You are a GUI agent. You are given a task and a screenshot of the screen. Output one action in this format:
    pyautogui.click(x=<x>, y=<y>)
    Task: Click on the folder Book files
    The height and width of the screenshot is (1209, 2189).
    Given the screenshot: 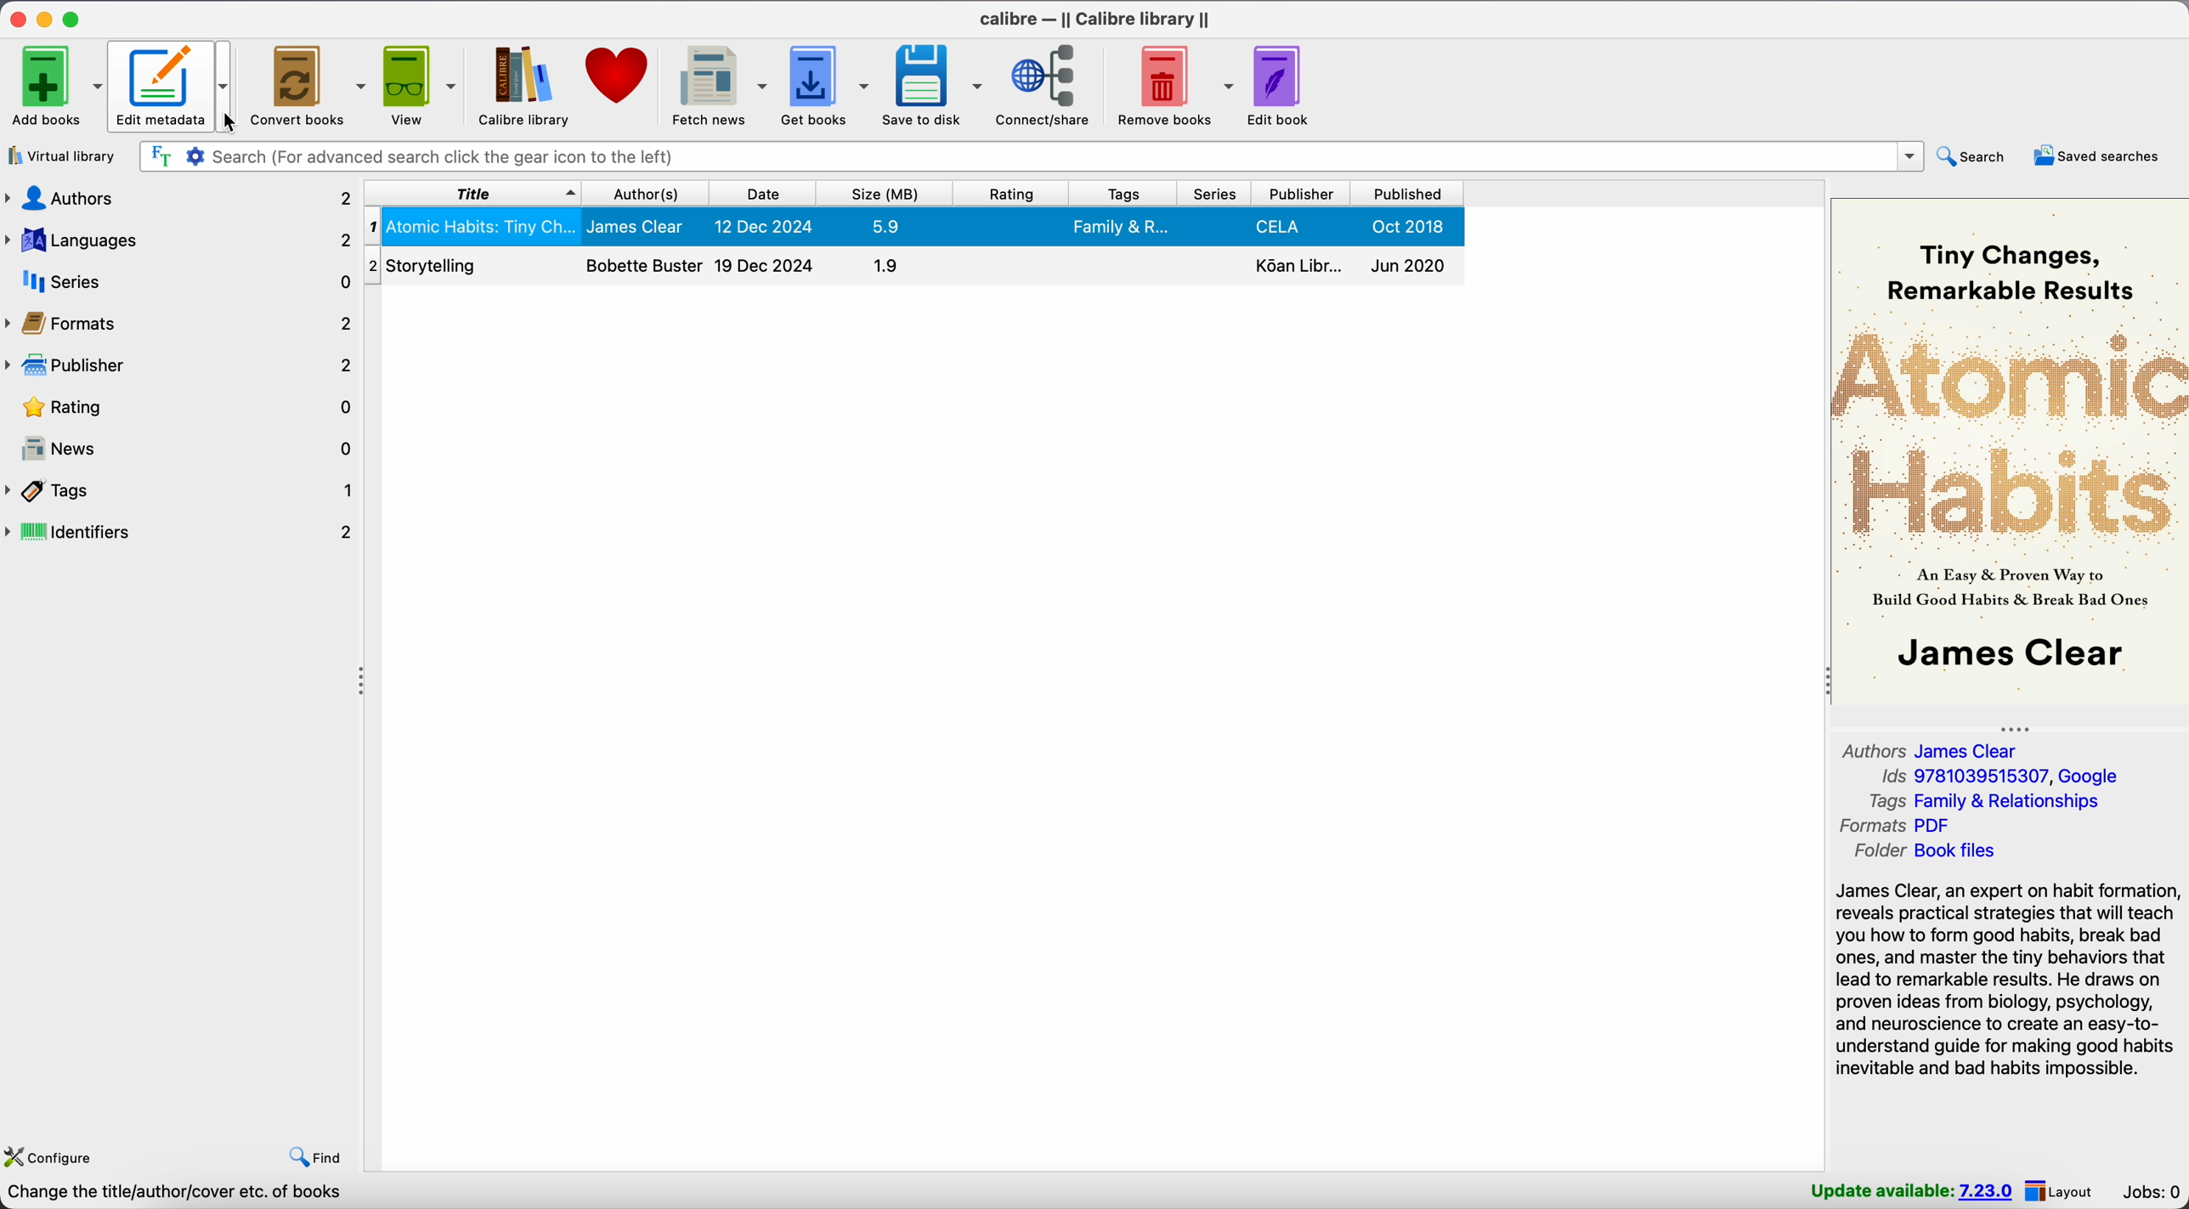 What is the action you would take?
    pyautogui.click(x=1929, y=851)
    